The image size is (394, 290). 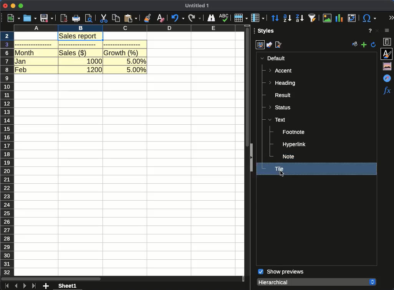 What do you see at coordinates (46, 286) in the screenshot?
I see `add` at bounding box center [46, 286].